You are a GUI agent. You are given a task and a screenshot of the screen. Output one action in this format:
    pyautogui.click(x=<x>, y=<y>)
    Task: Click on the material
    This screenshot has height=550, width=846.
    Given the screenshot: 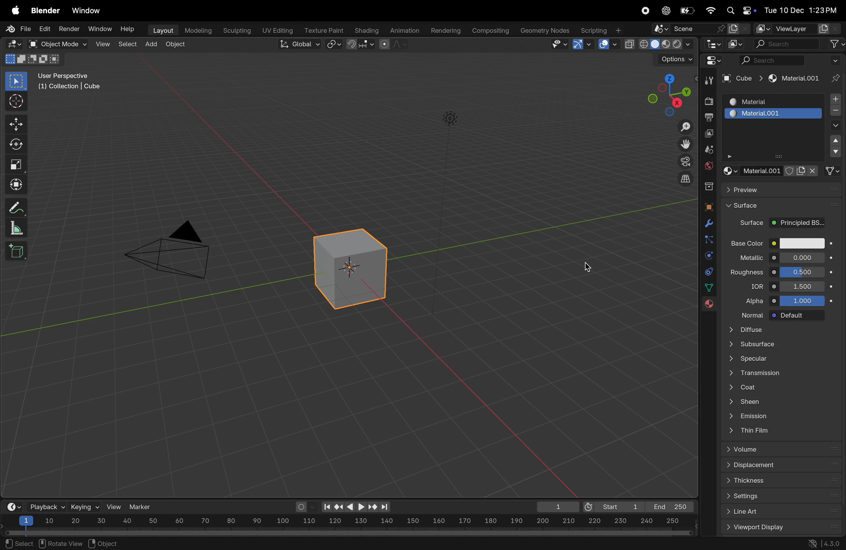 What is the action you would take?
    pyautogui.click(x=707, y=305)
    